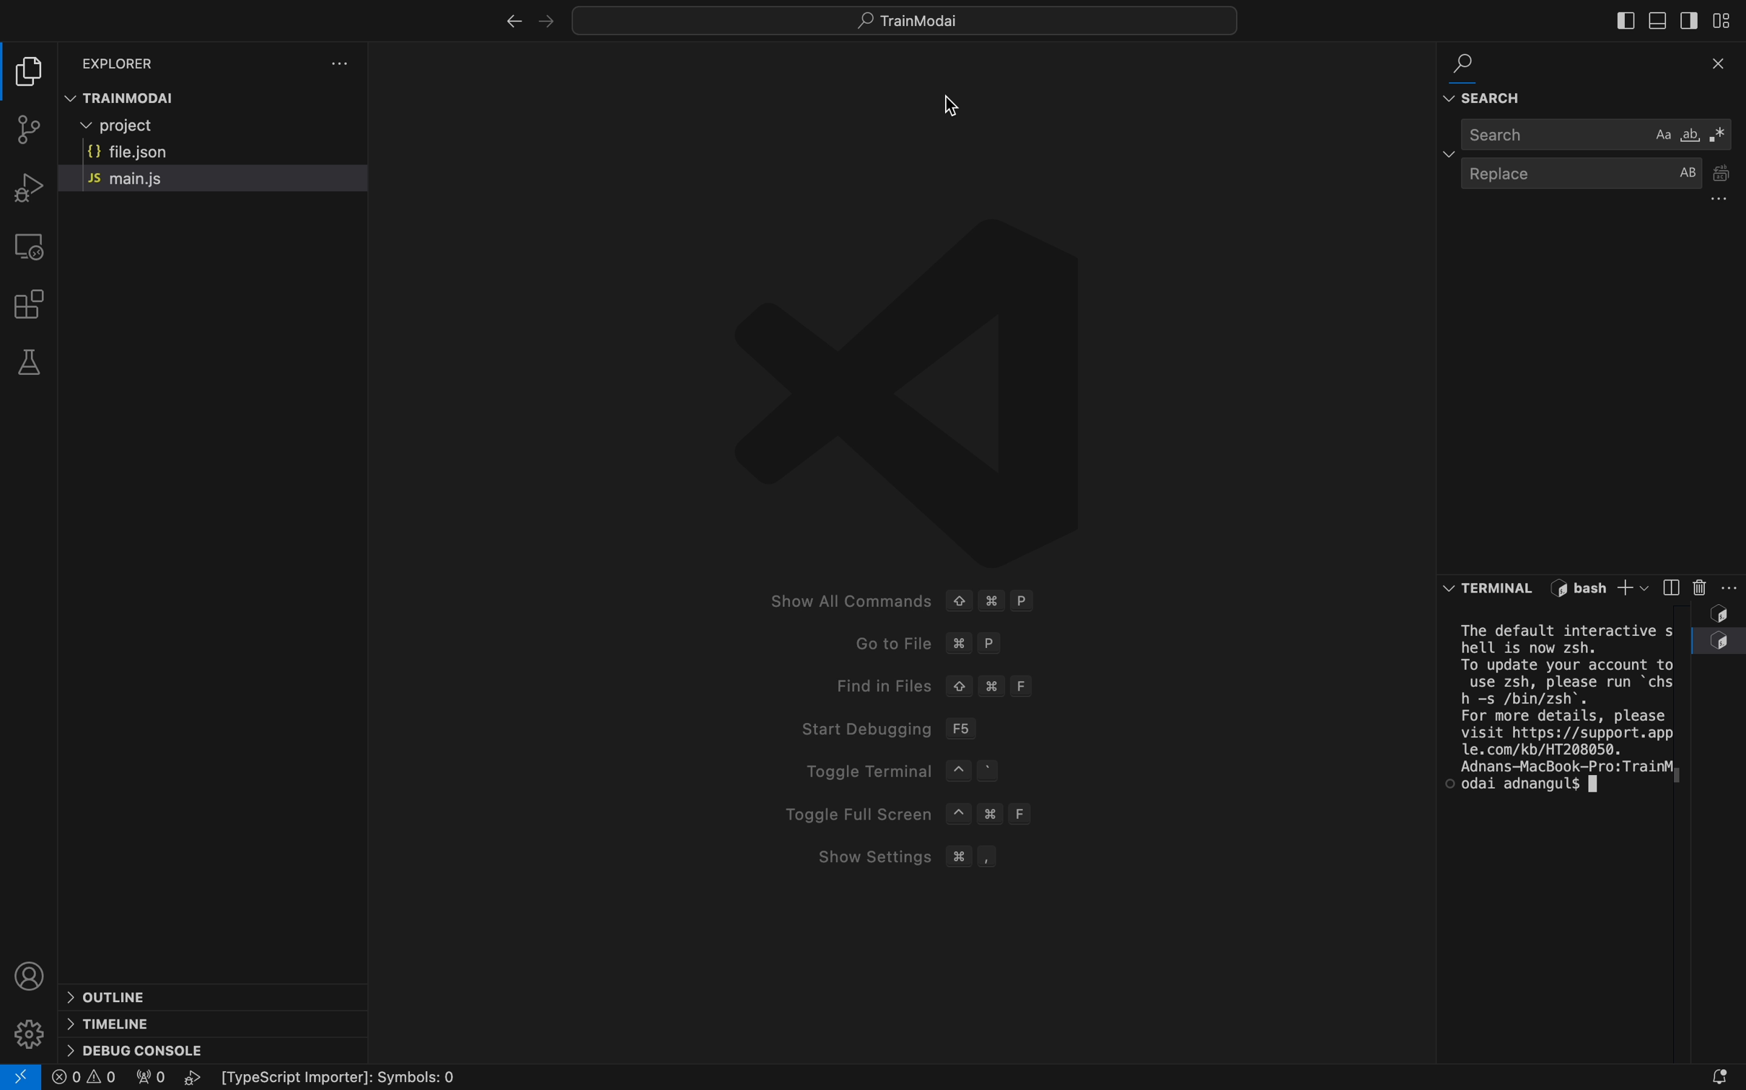 The image size is (1746, 1090). What do you see at coordinates (30, 363) in the screenshot?
I see `tests` at bounding box center [30, 363].